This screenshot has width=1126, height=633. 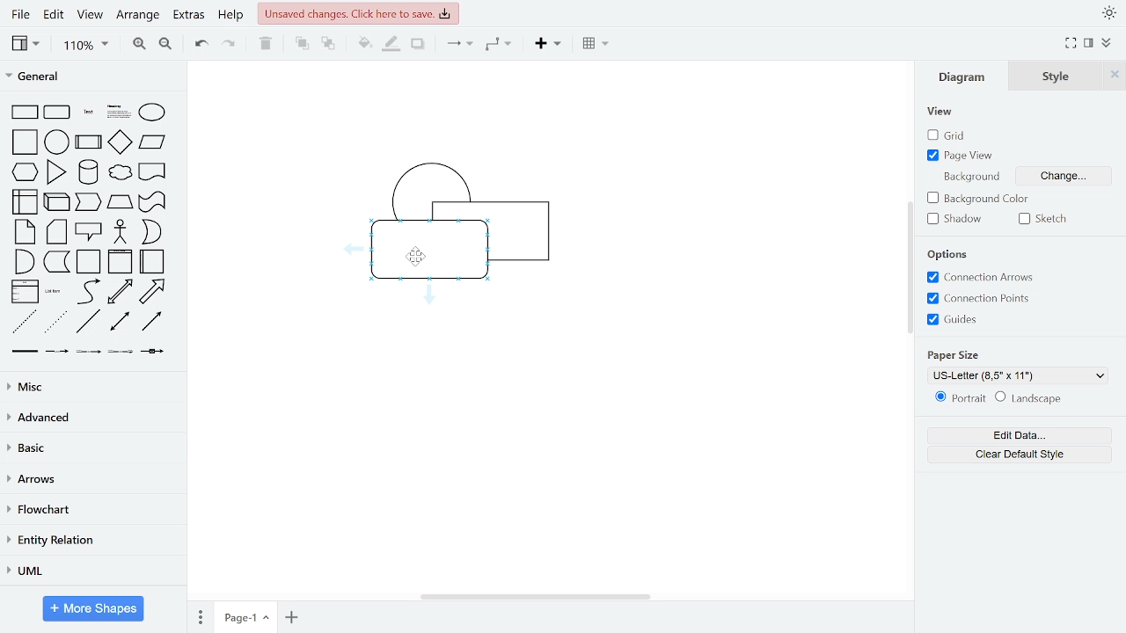 What do you see at coordinates (358, 15) in the screenshot?
I see `unsaved changes. Click here to save` at bounding box center [358, 15].